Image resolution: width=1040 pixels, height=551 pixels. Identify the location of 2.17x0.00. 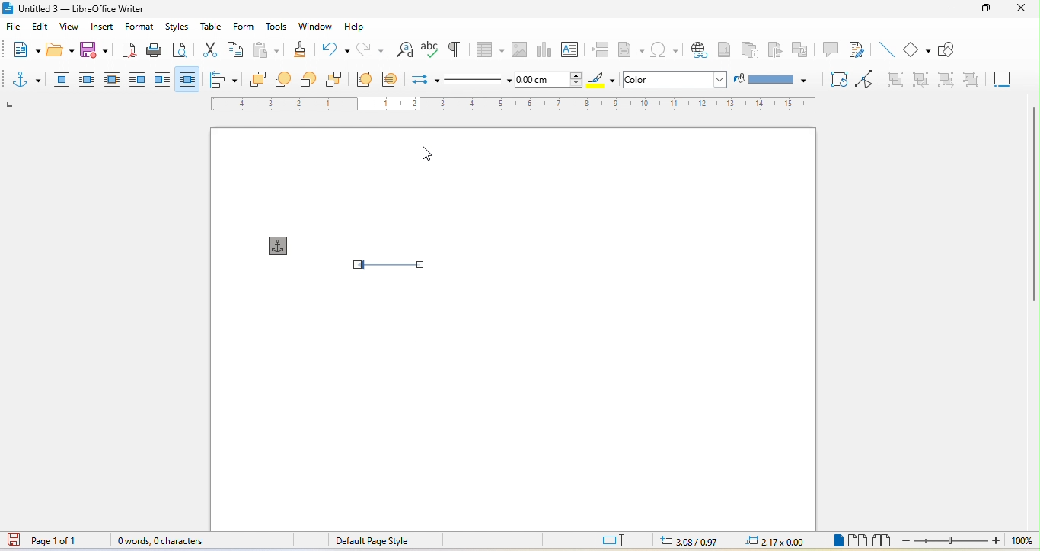
(772, 542).